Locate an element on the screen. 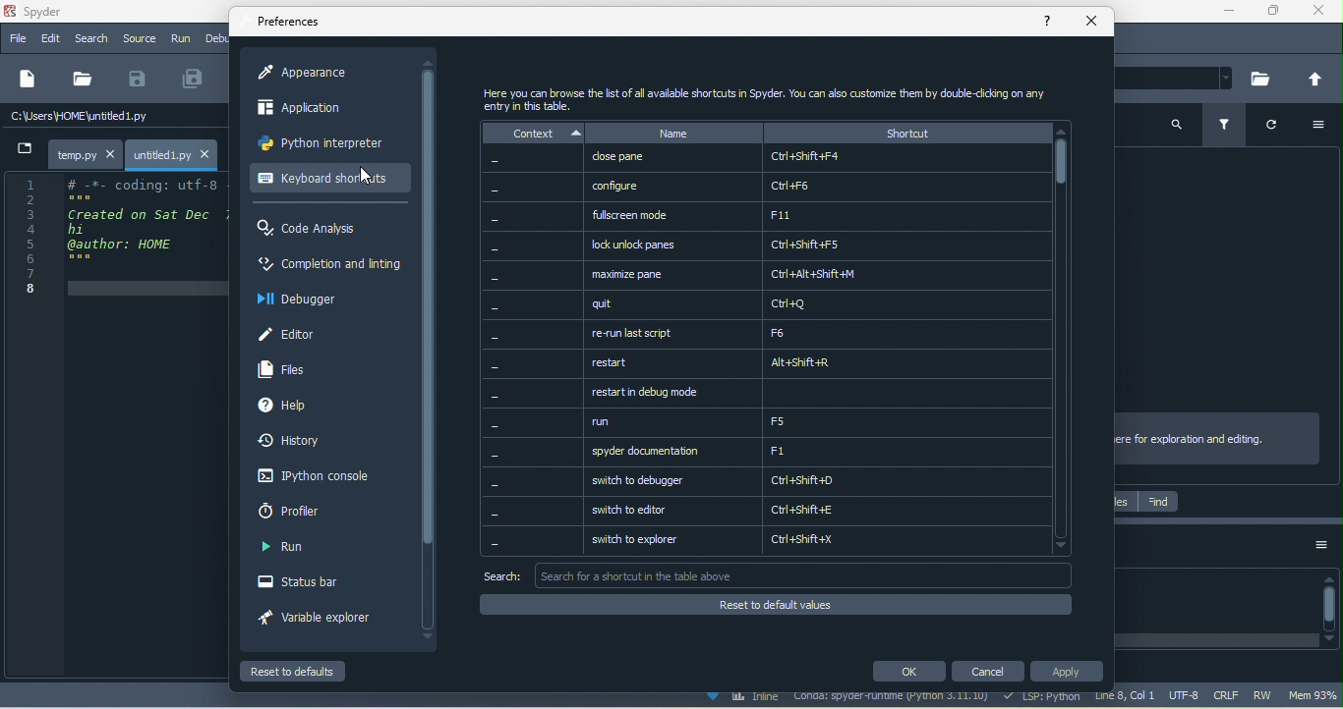 This screenshot has width=1343, height=709. shortcut is located at coordinates (904, 132).